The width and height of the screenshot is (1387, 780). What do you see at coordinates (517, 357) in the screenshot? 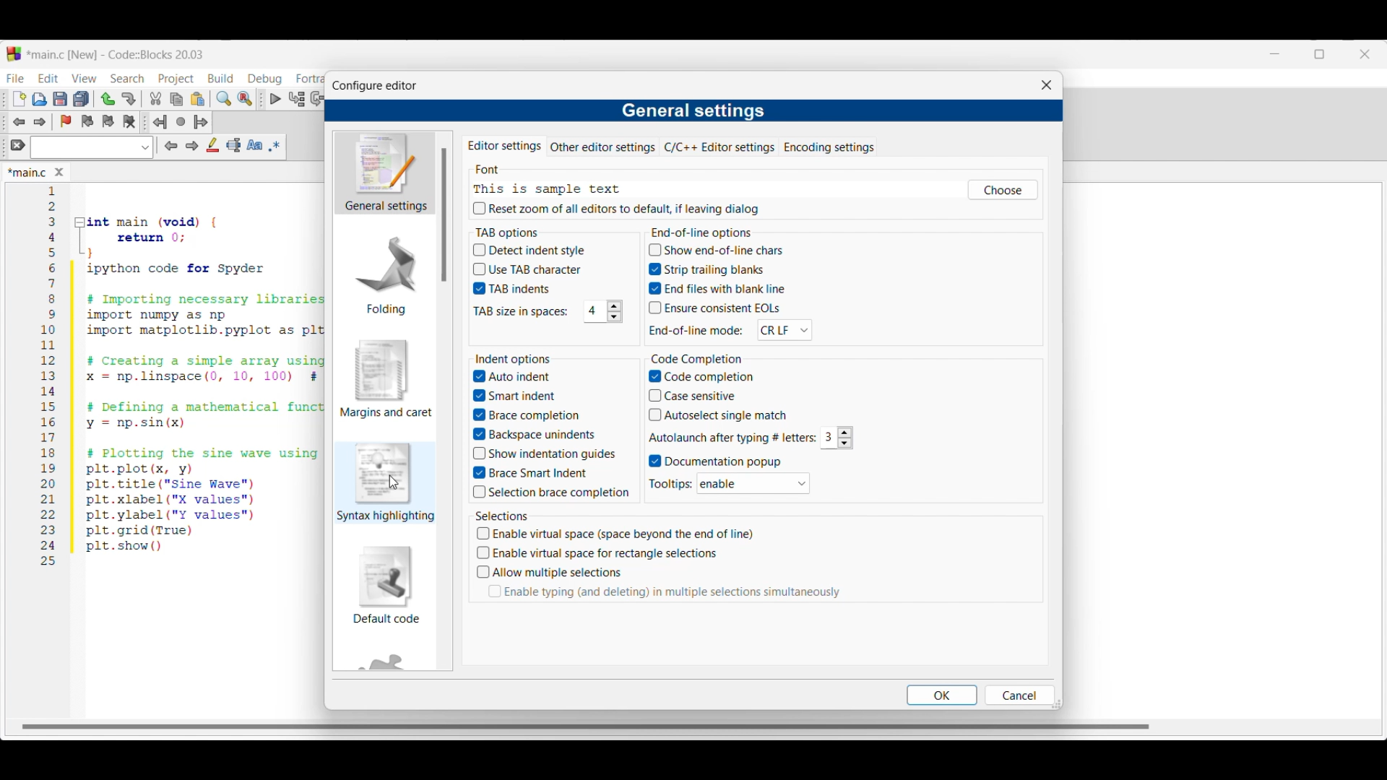
I see `Respective section titles` at bounding box center [517, 357].